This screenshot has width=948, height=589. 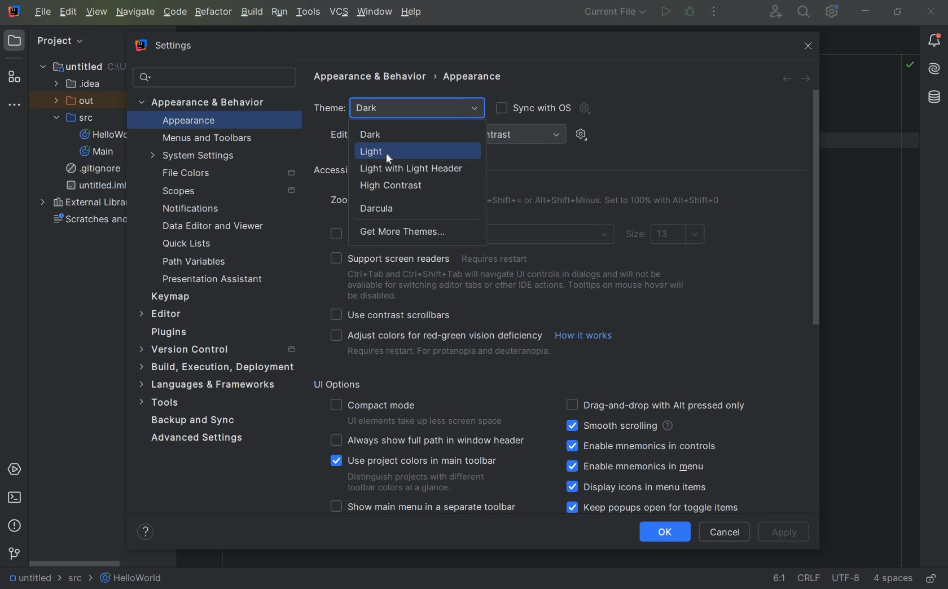 I want to click on NAVIGATE, so click(x=136, y=12).